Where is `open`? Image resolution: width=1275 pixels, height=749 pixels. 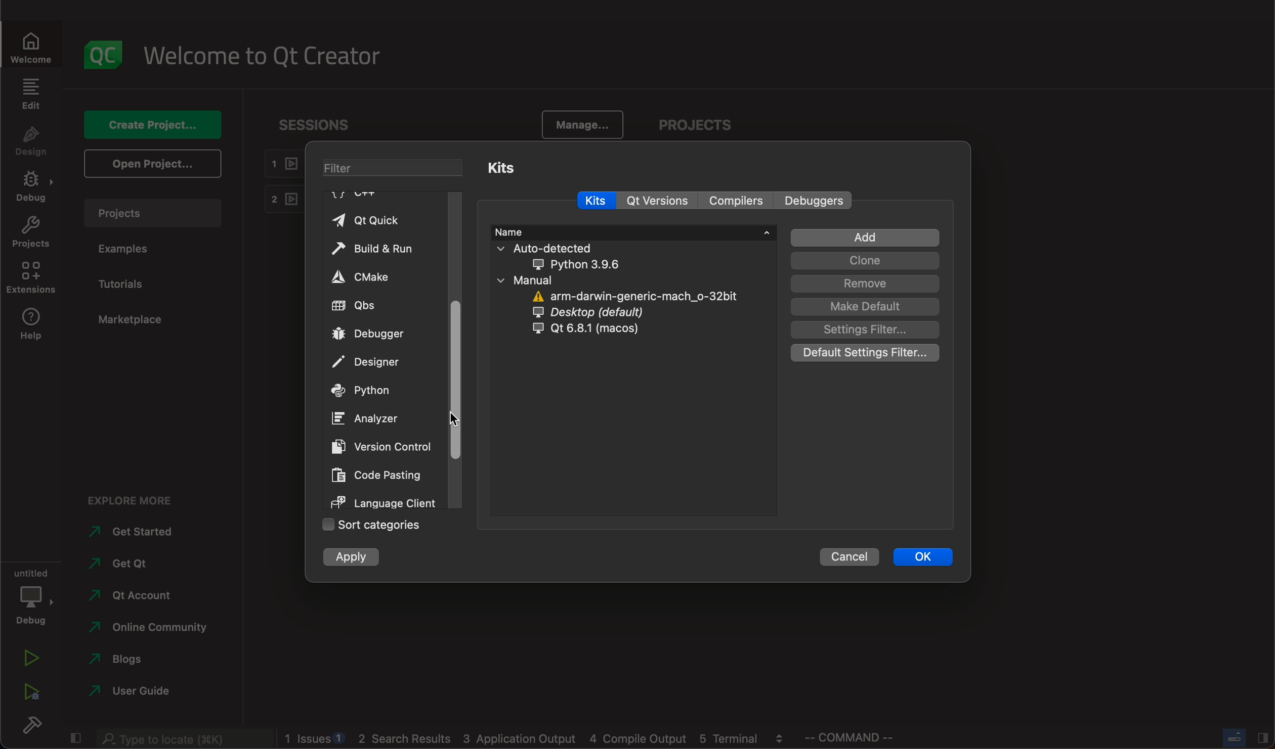
open is located at coordinates (155, 164).